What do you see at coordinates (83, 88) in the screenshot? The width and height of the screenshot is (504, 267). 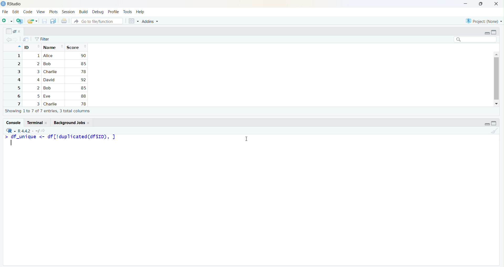 I see `85` at bounding box center [83, 88].